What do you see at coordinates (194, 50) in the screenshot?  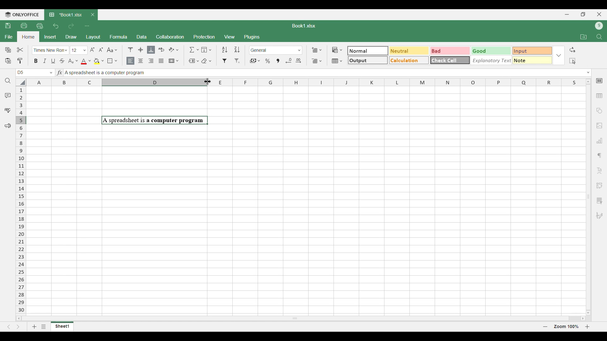 I see `Summation options` at bounding box center [194, 50].